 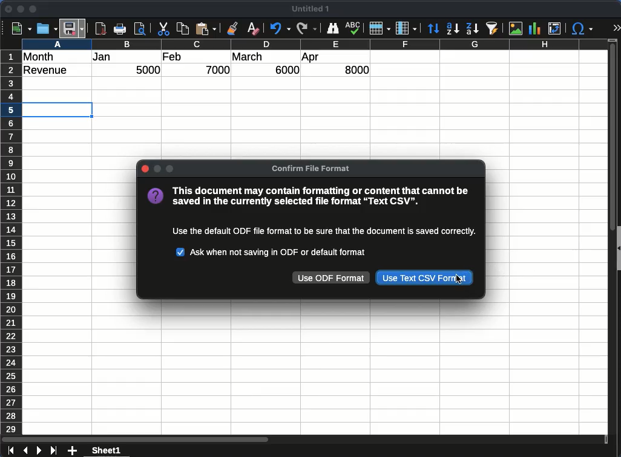 I want to click on special characters, so click(x=582, y=29).